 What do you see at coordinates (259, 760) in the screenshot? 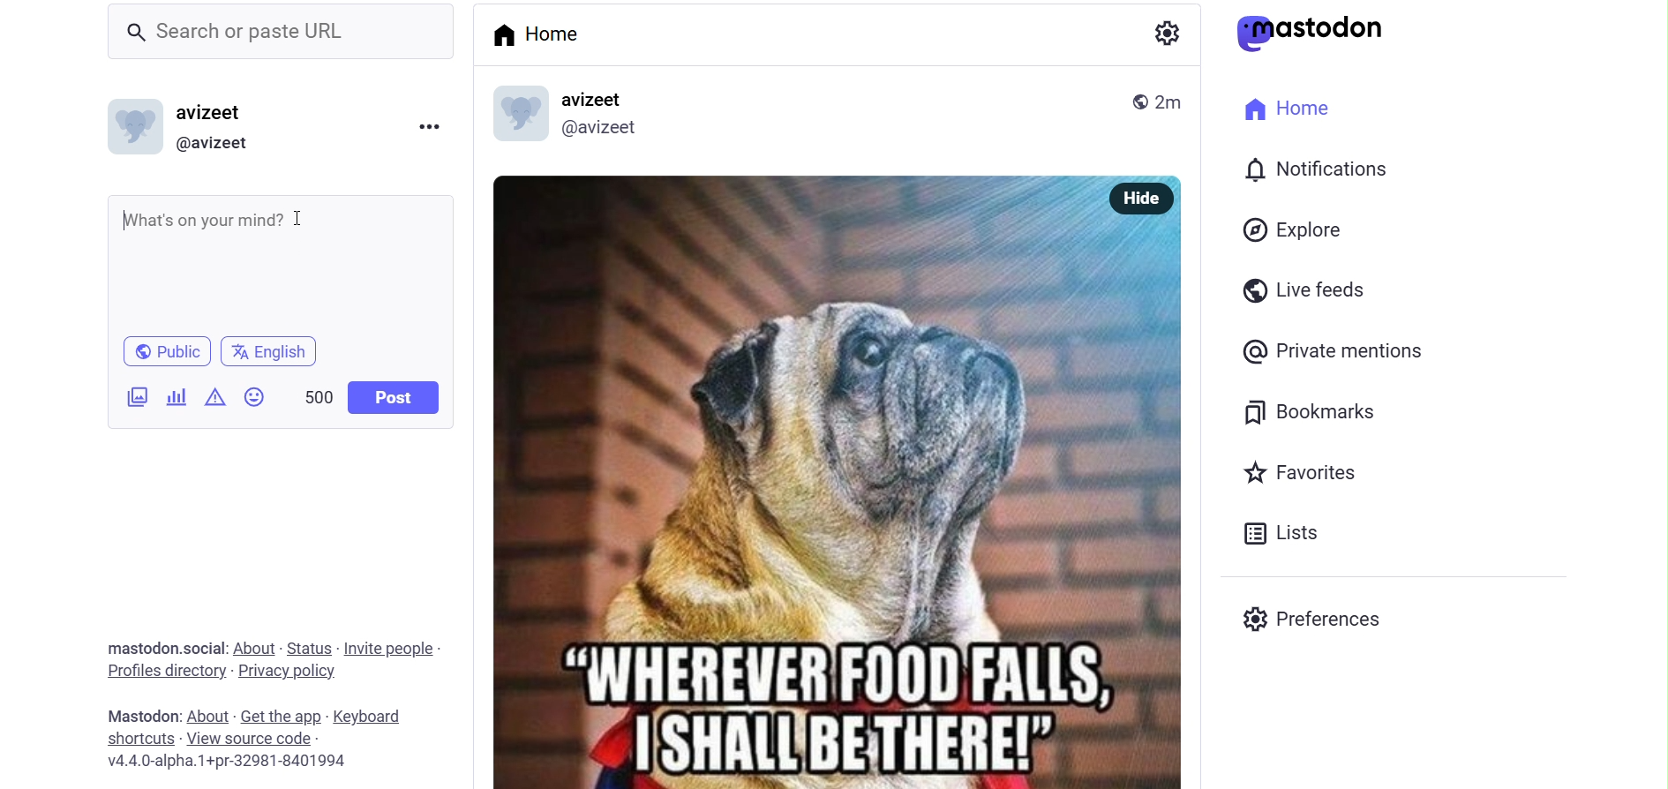
I see `v4.4.0-alpha.1+pr-32981-8401994` at bounding box center [259, 760].